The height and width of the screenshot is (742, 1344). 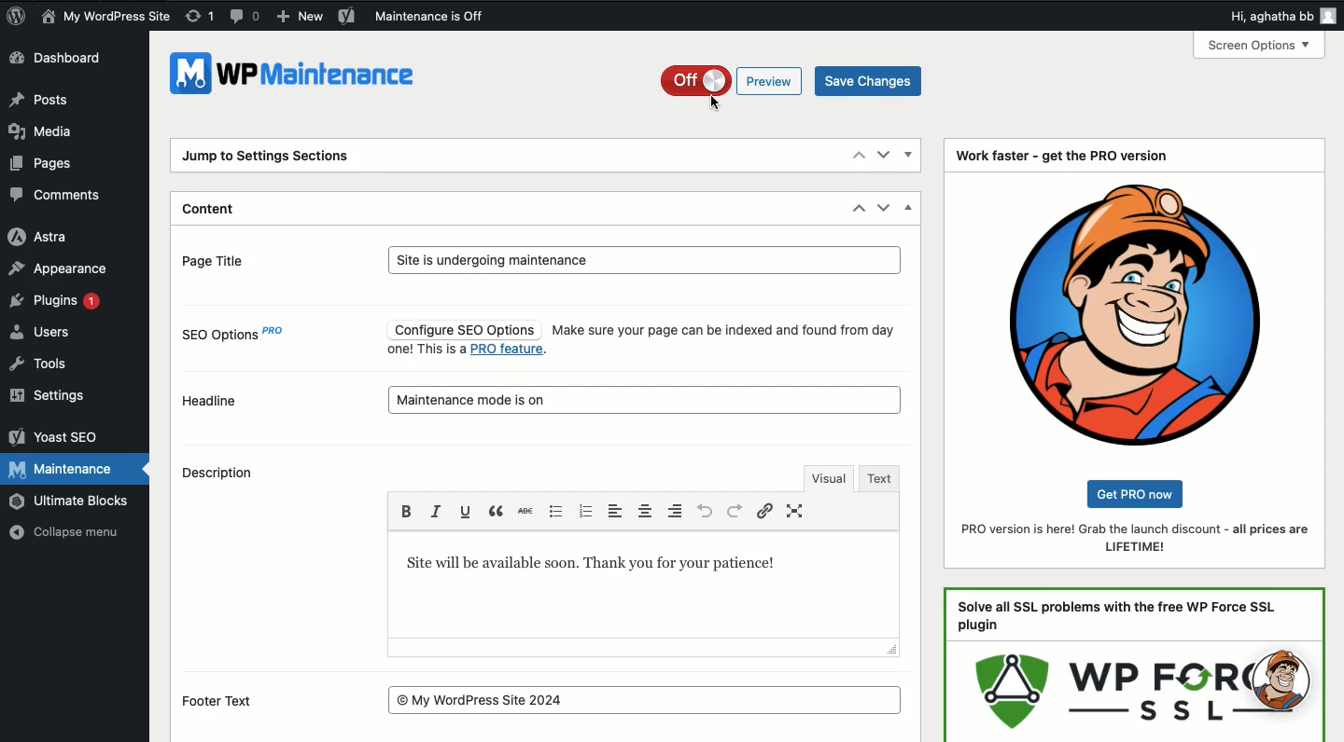 I want to click on Site is undergoing maintenance, so click(x=644, y=261).